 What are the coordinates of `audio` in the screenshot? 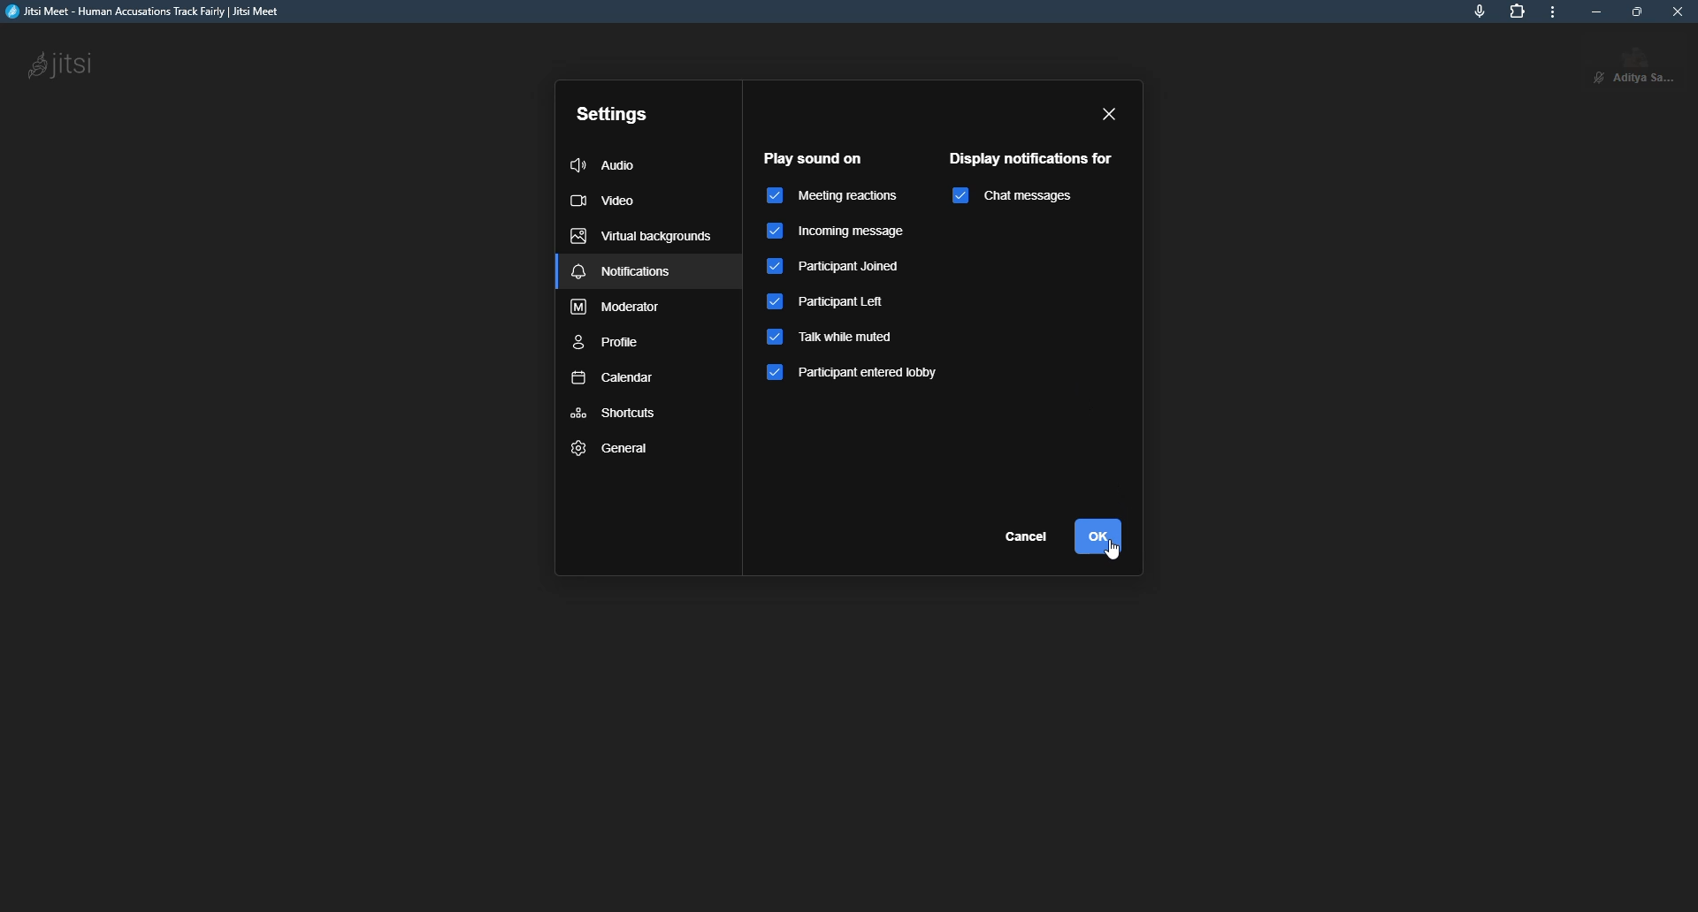 It's located at (606, 165).